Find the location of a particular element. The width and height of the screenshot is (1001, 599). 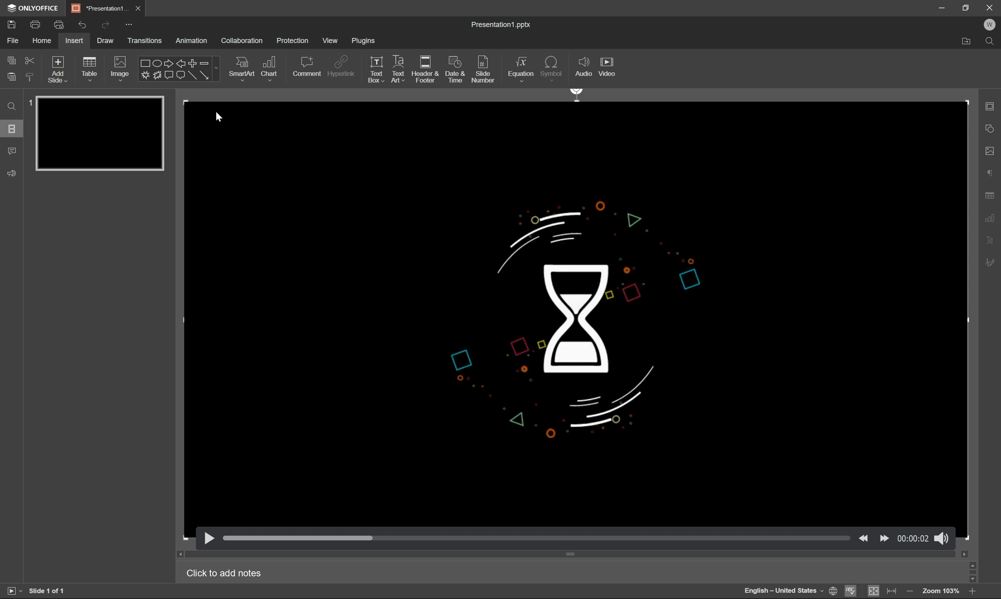

undo is located at coordinates (80, 25).